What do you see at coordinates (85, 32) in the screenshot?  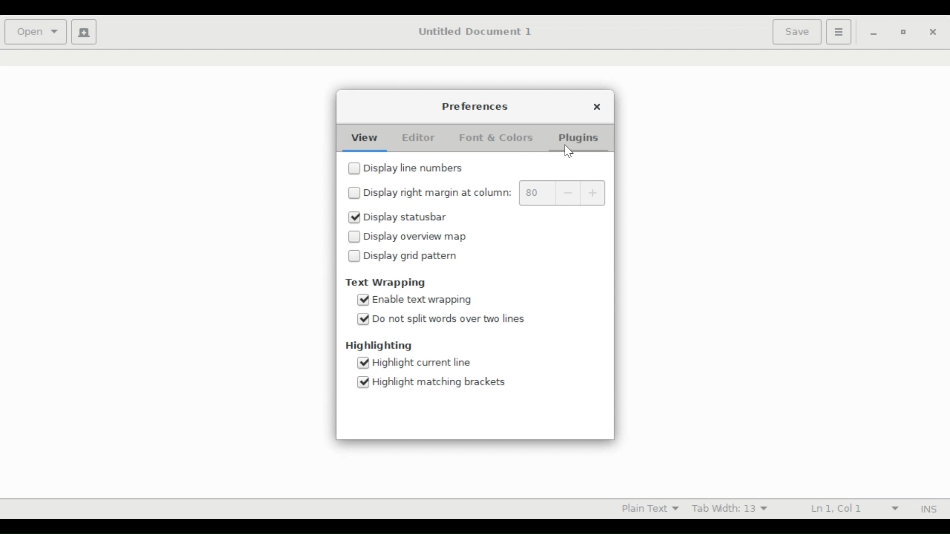 I see `Create new document` at bounding box center [85, 32].